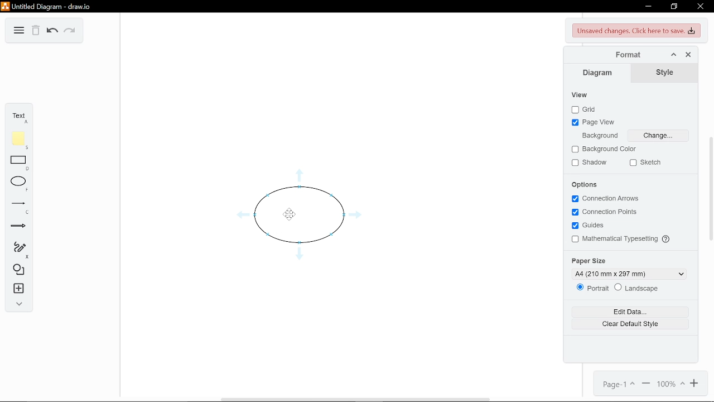 Image resolution: width=714 pixels, height=402 pixels. I want to click on Redo, so click(70, 32).